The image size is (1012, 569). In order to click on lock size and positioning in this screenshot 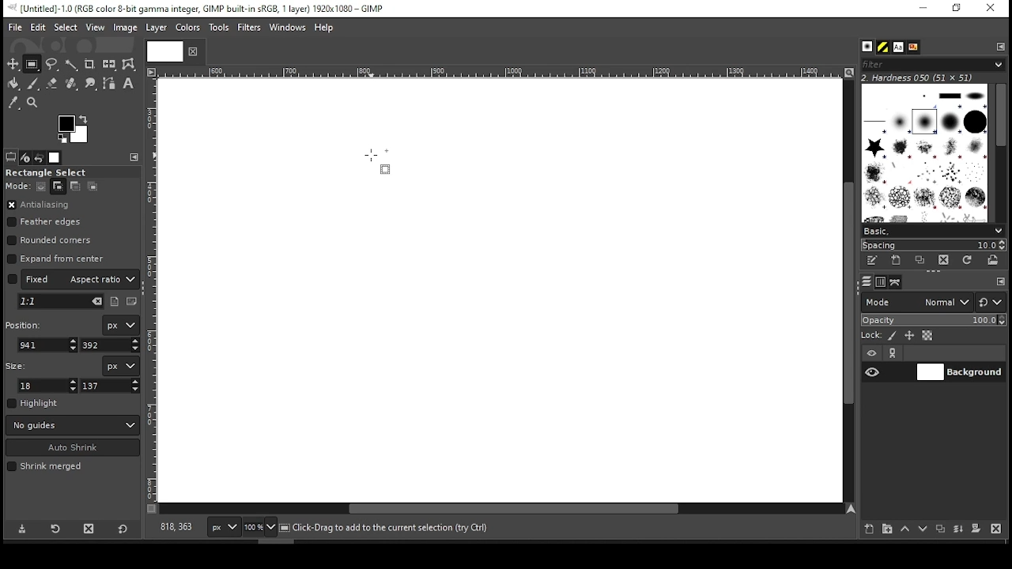, I will do `click(911, 336)`.